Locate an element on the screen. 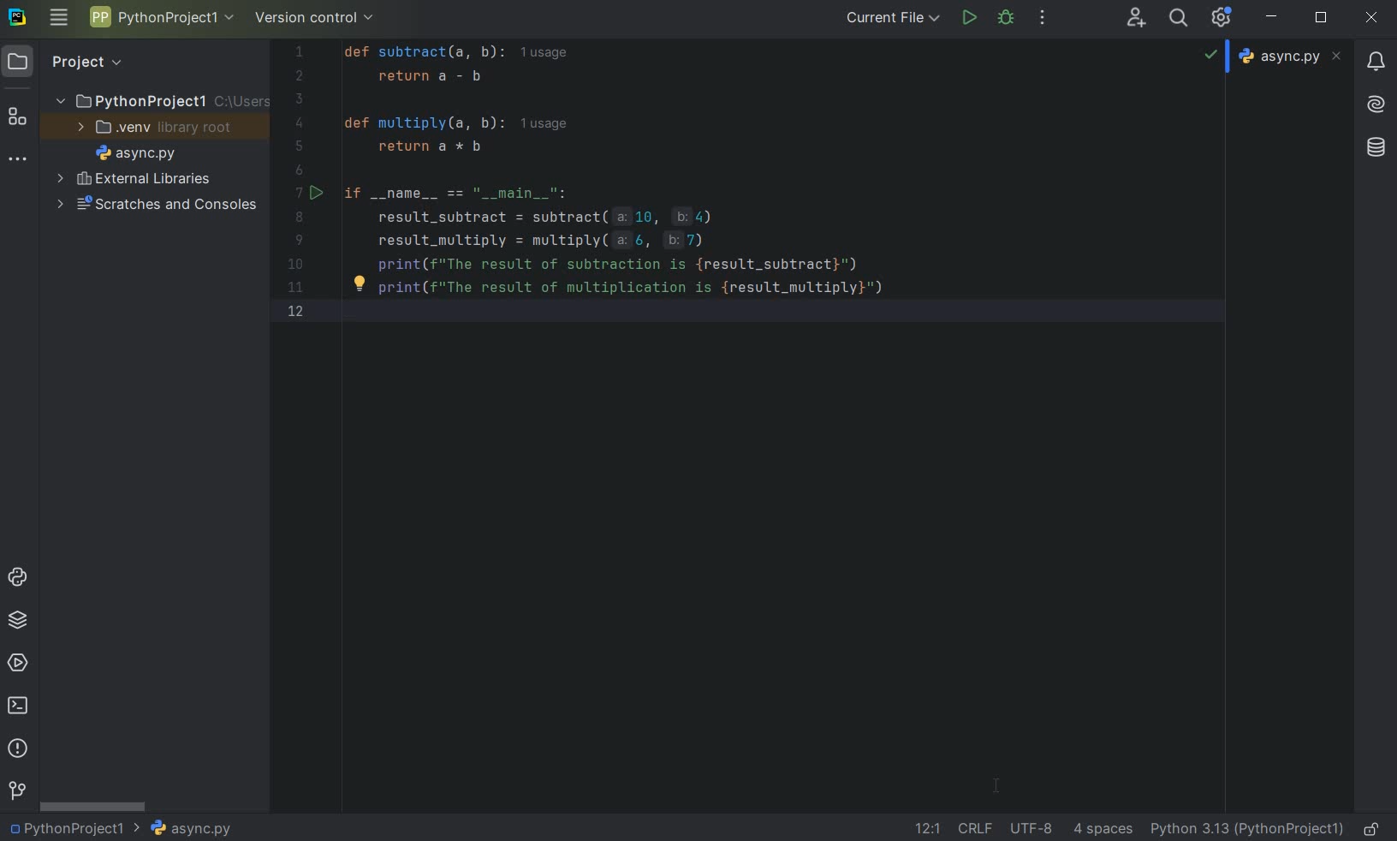 The height and width of the screenshot is (841, 1397). restore down is located at coordinates (1323, 18).